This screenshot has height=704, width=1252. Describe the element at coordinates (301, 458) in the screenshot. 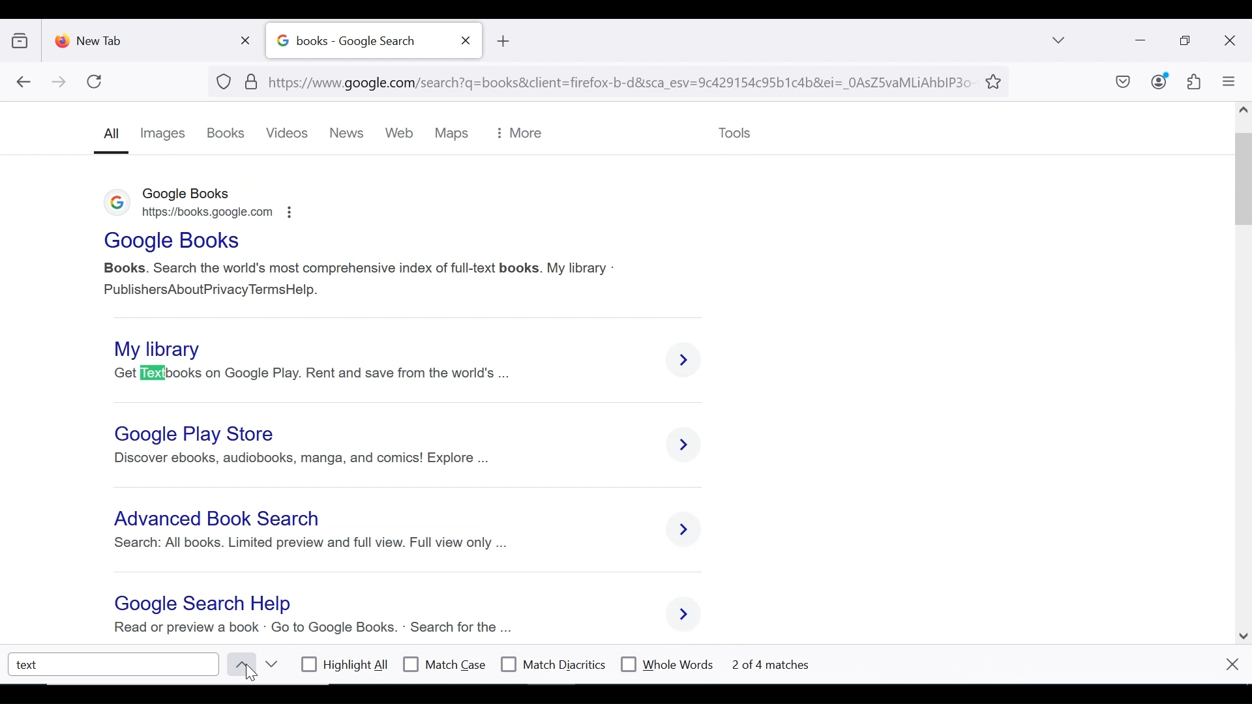

I see `Discover ebooks, audiobooks, manga, and comics! Explore ...` at that location.